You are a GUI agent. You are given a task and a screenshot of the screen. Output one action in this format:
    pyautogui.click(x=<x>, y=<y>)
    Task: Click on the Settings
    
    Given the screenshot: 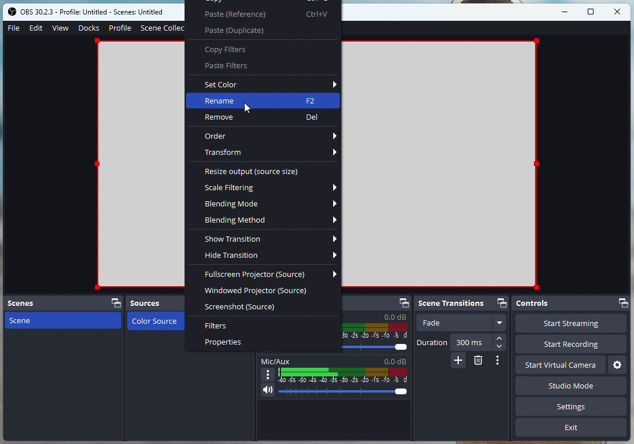 What is the action you would take?
    pyautogui.click(x=573, y=408)
    